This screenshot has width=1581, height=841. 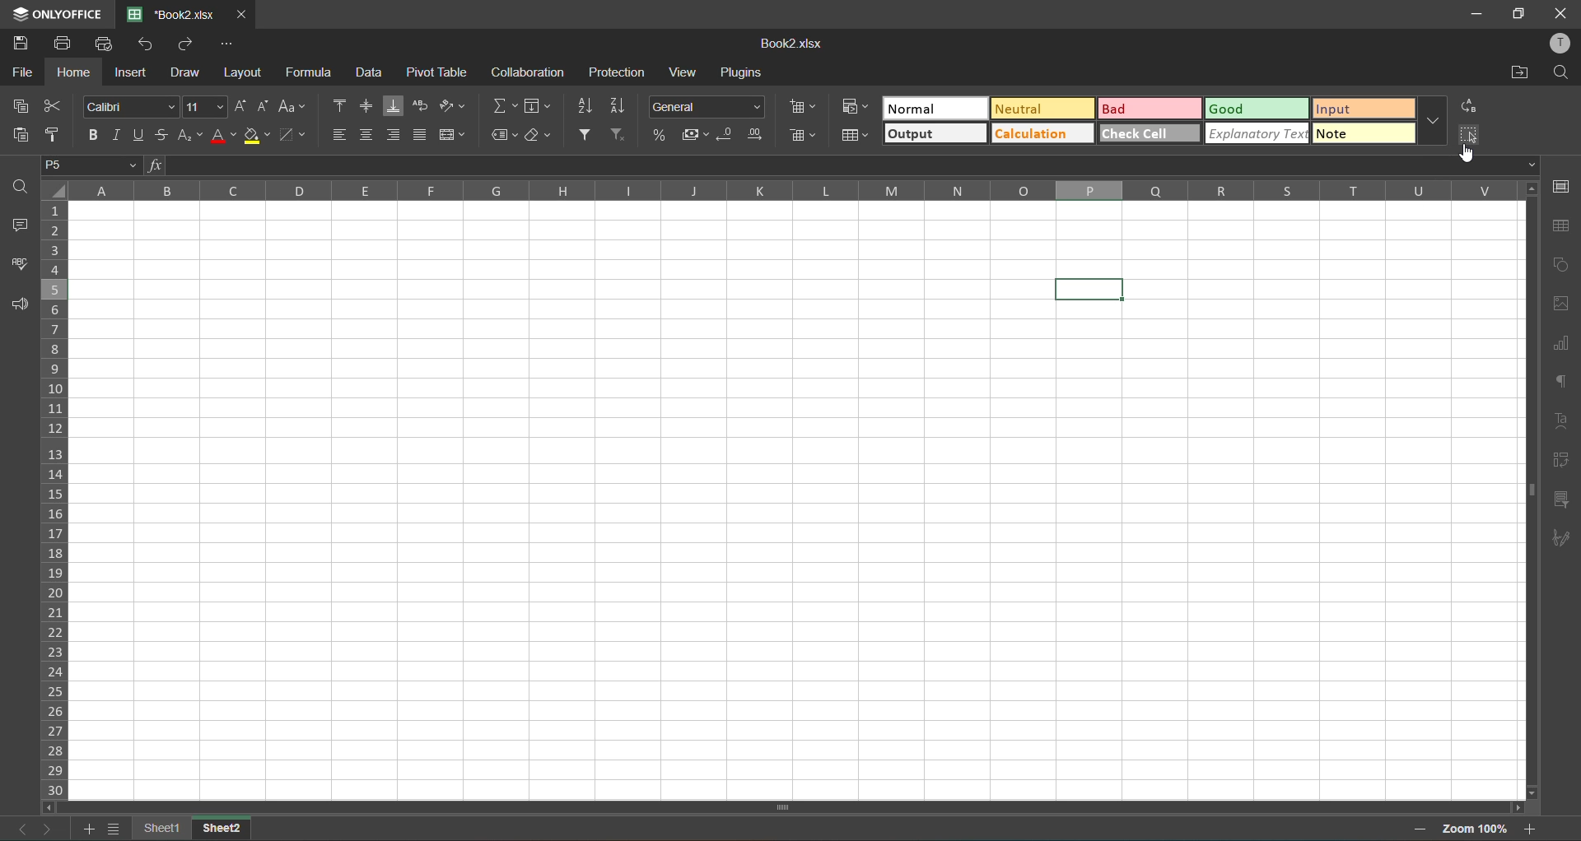 What do you see at coordinates (618, 75) in the screenshot?
I see `protection` at bounding box center [618, 75].